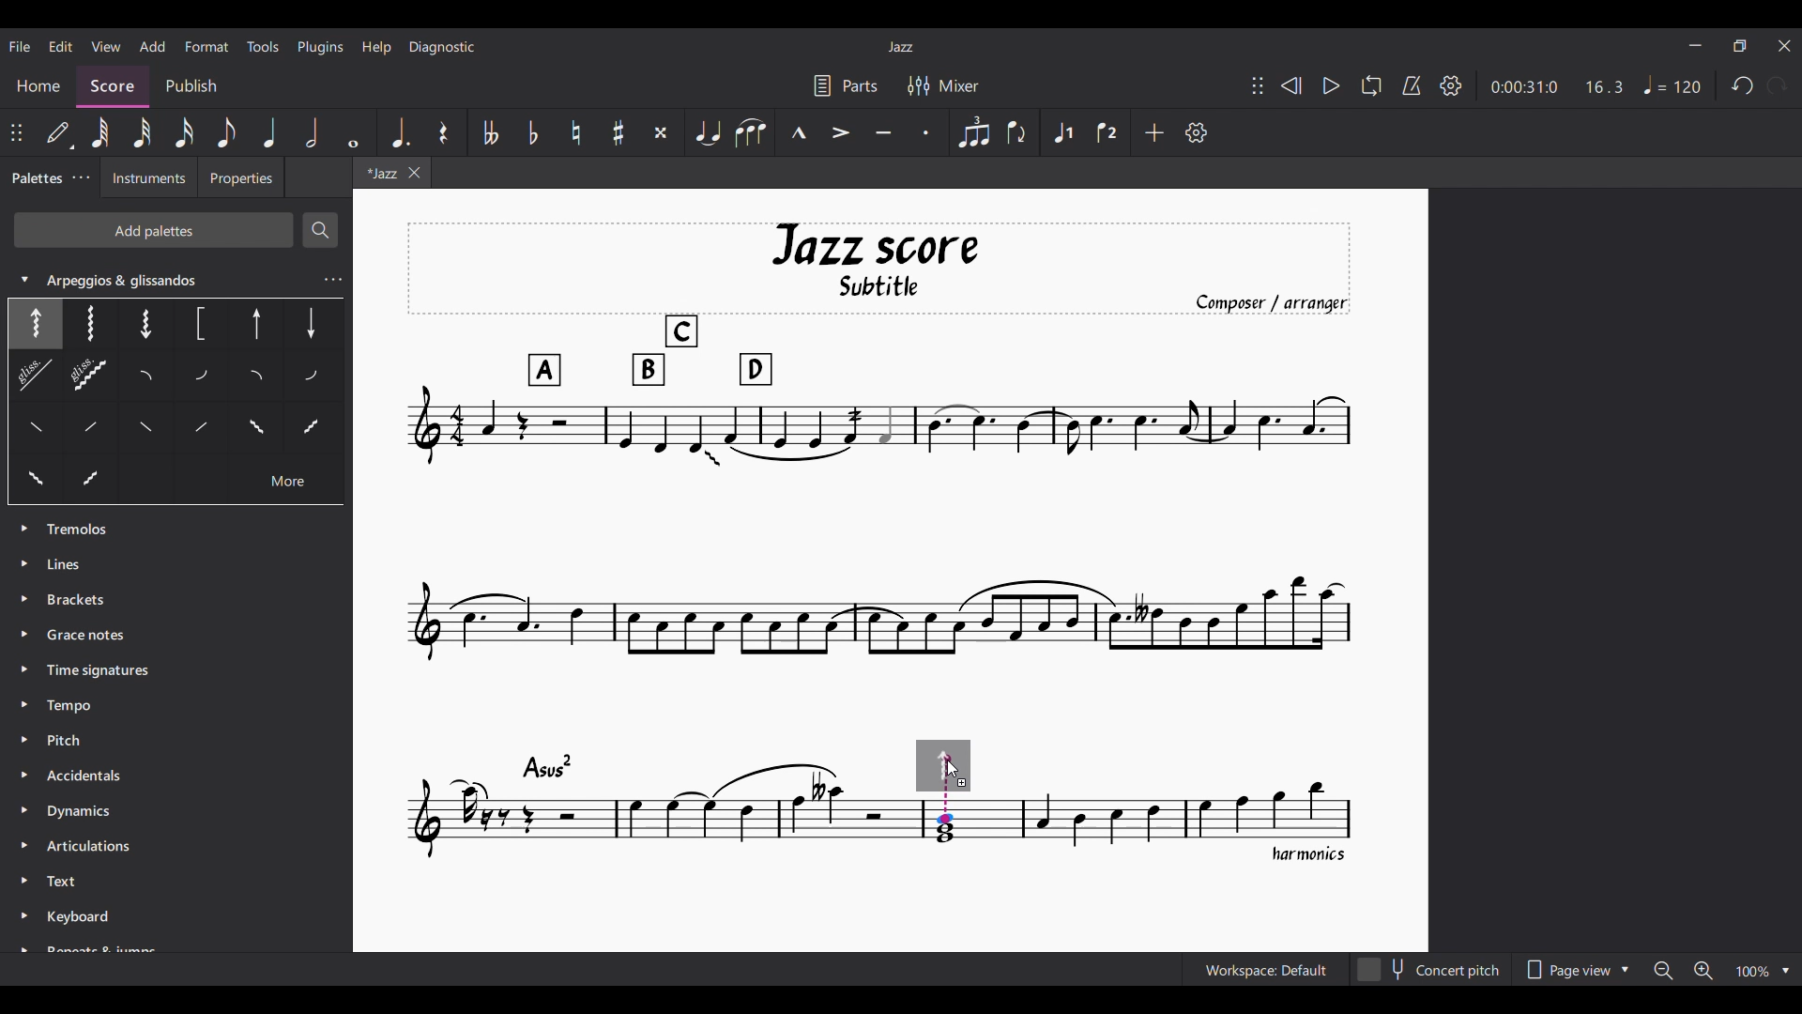  I want to click on Duration and ratio, so click(1557, 86).